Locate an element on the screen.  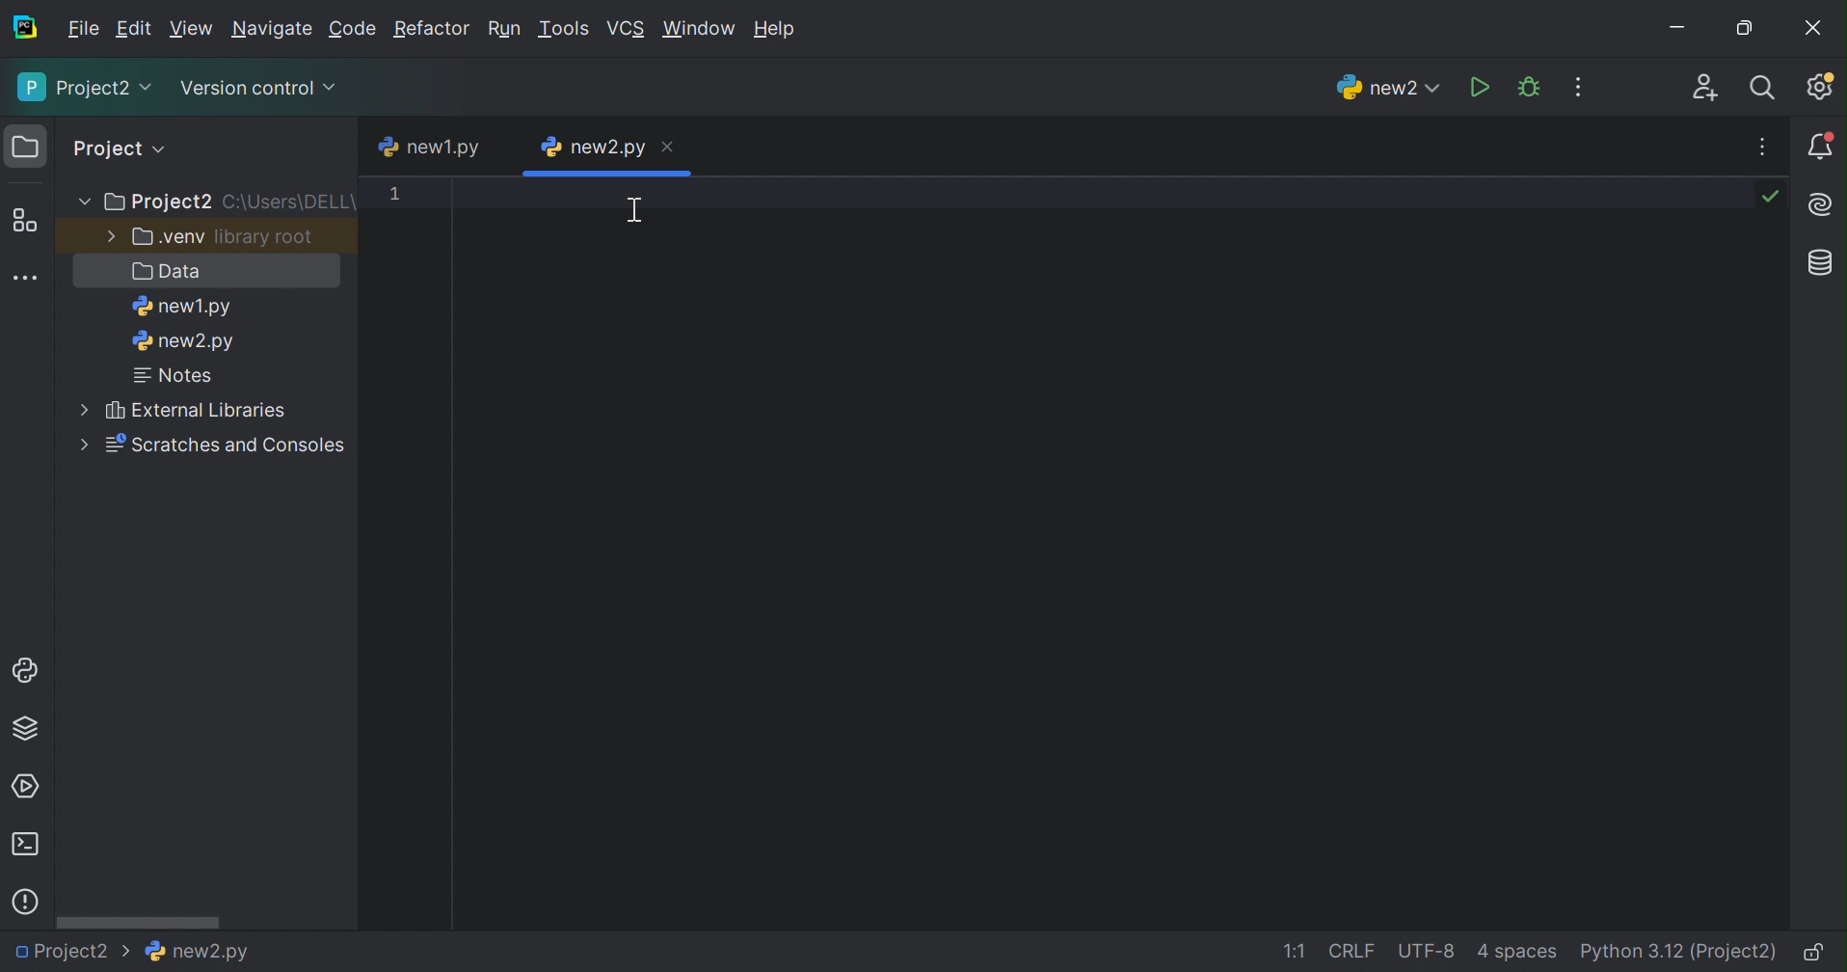
Version control is located at coordinates (257, 86).